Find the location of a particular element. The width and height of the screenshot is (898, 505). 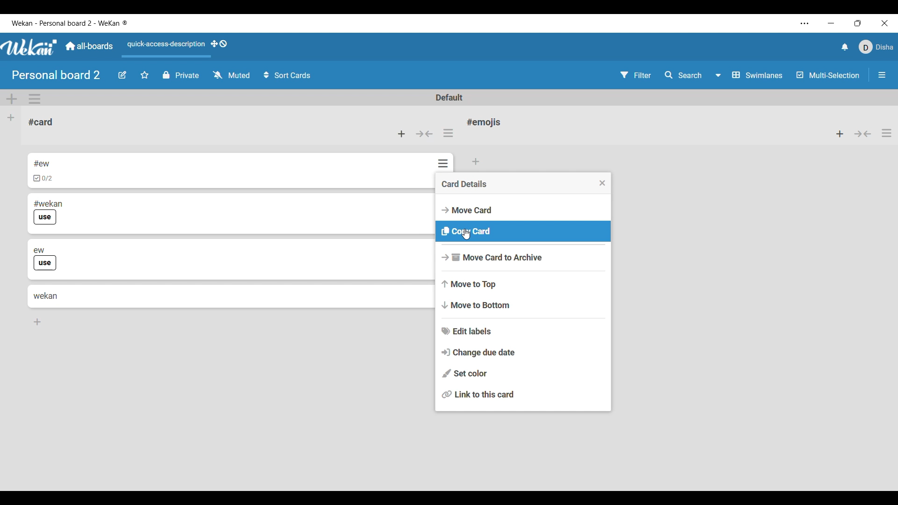

Minimize is located at coordinates (831, 23).